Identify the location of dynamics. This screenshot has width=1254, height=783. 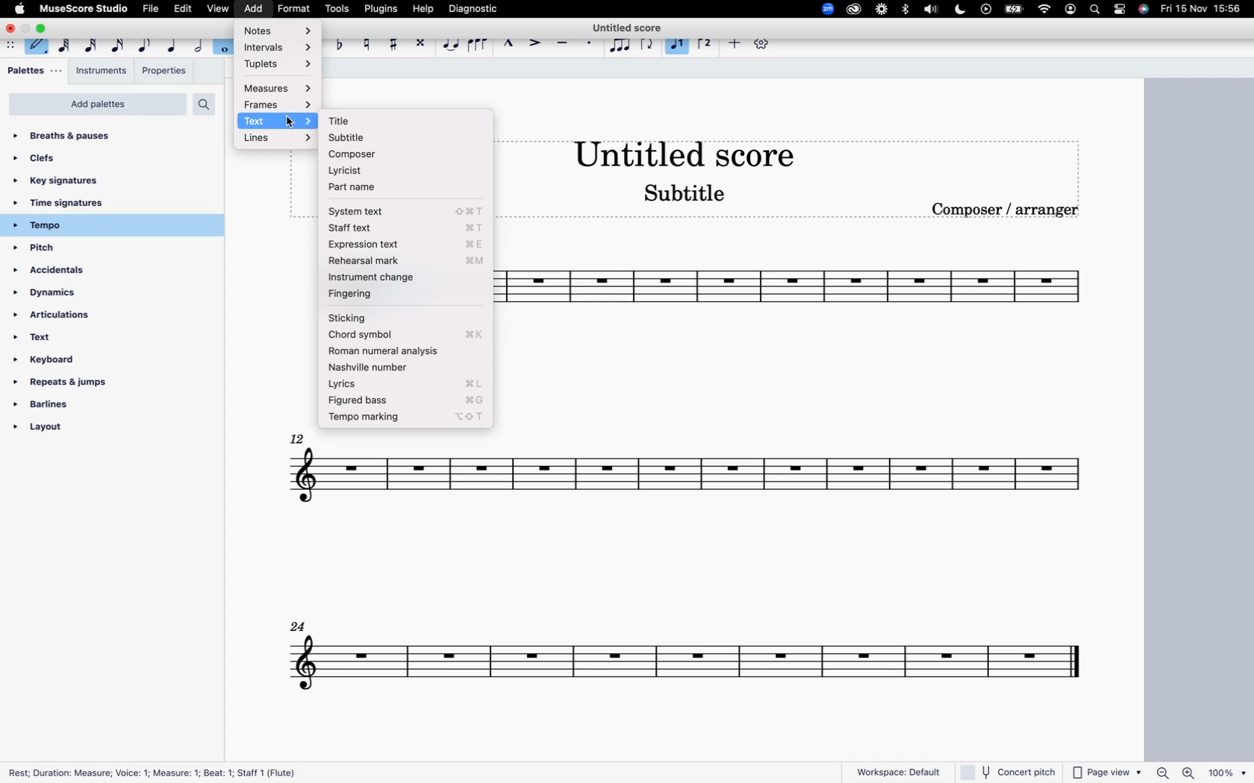
(76, 294).